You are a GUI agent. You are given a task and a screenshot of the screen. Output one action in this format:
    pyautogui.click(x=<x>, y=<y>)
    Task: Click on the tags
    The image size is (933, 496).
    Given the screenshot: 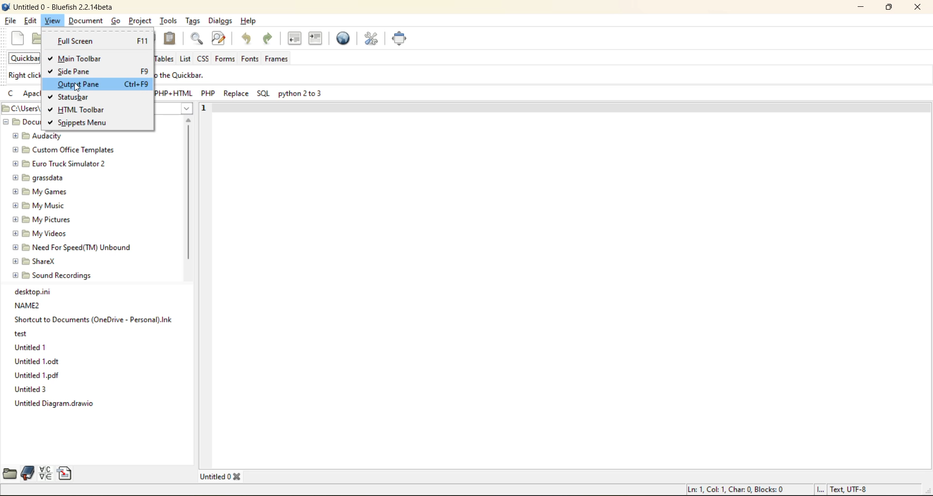 What is the action you would take?
    pyautogui.click(x=191, y=21)
    